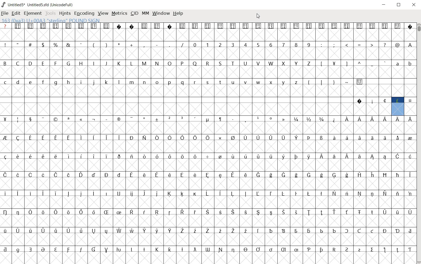 This screenshot has width=421, height=264. Describe the element at coordinates (414, 5) in the screenshot. I see `CLOSE` at that location.